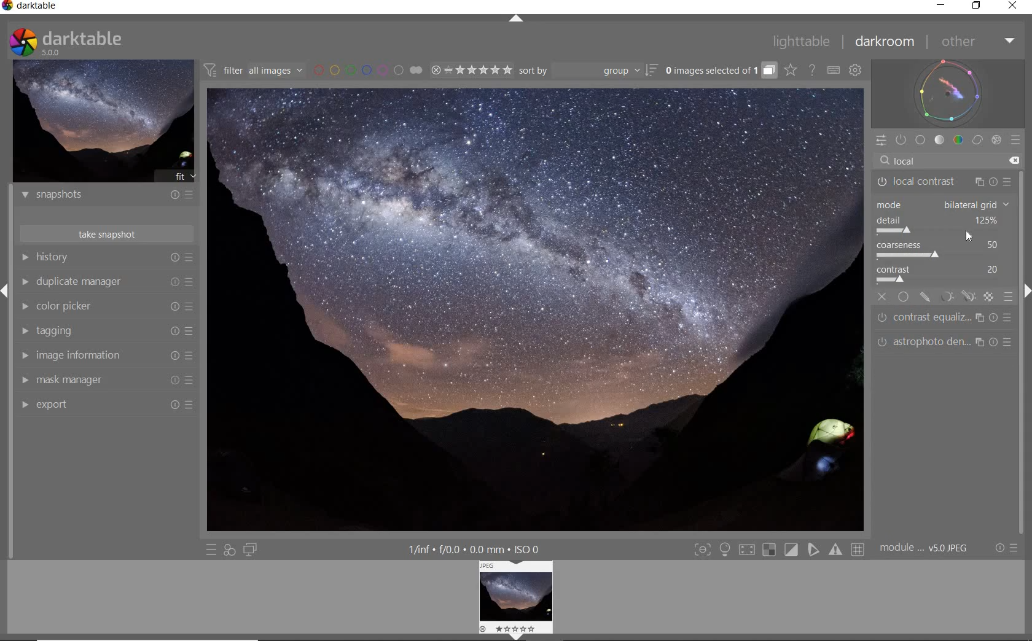 This screenshot has height=641, width=1032. Describe the element at coordinates (980, 344) in the screenshot. I see `multiple instance actions` at that location.